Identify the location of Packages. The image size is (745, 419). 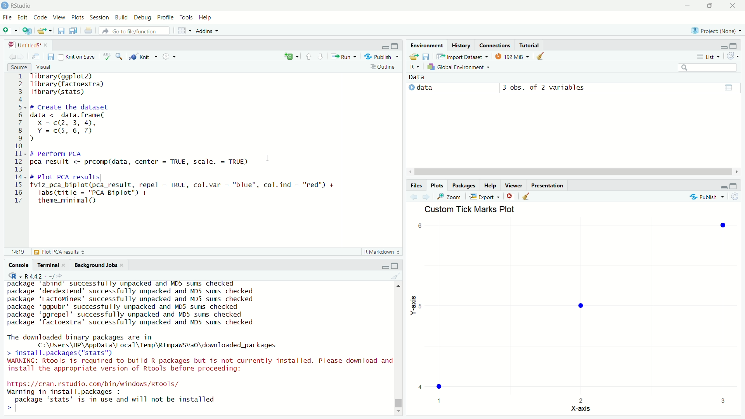
(464, 185).